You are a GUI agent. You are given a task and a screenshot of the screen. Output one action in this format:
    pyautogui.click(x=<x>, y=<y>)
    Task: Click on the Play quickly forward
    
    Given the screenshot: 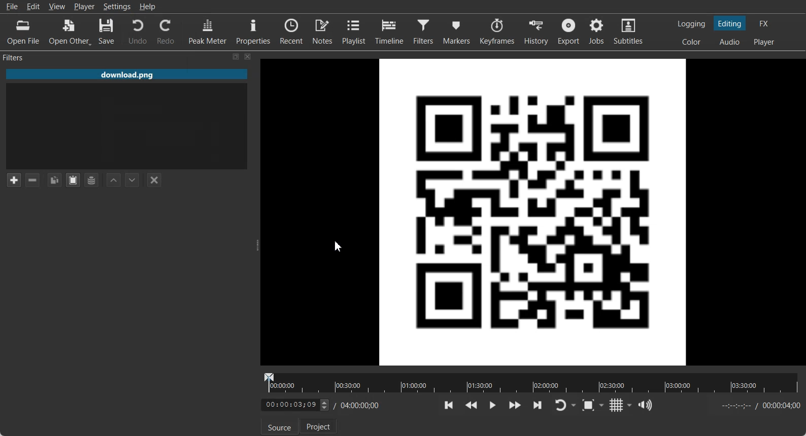 What is the action you would take?
    pyautogui.click(x=515, y=406)
    